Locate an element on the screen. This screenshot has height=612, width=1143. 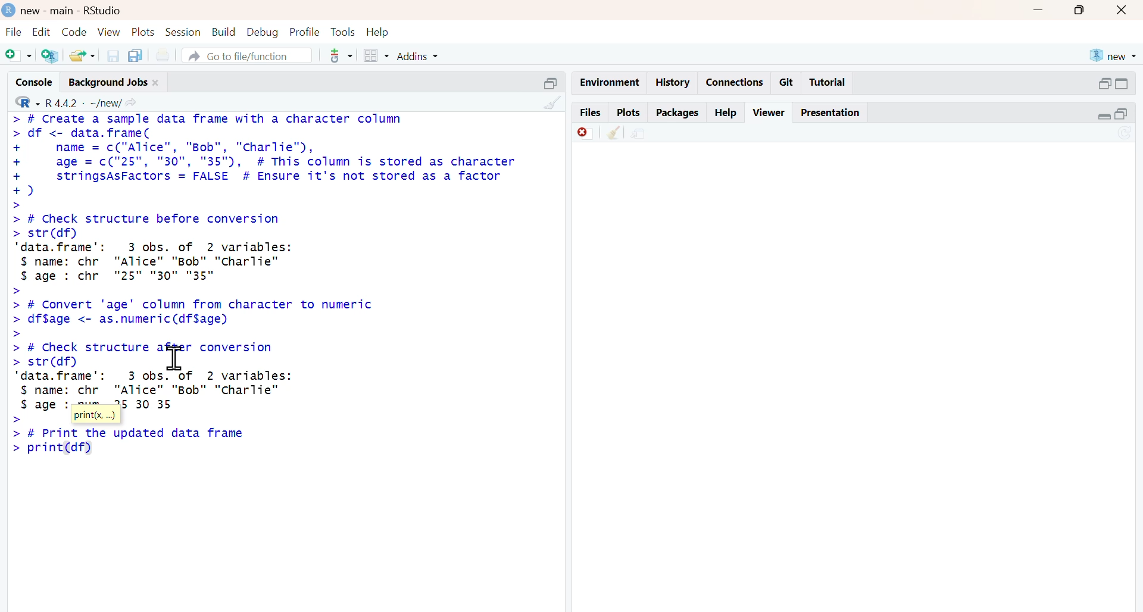
open in separate window is located at coordinates (1104, 83).